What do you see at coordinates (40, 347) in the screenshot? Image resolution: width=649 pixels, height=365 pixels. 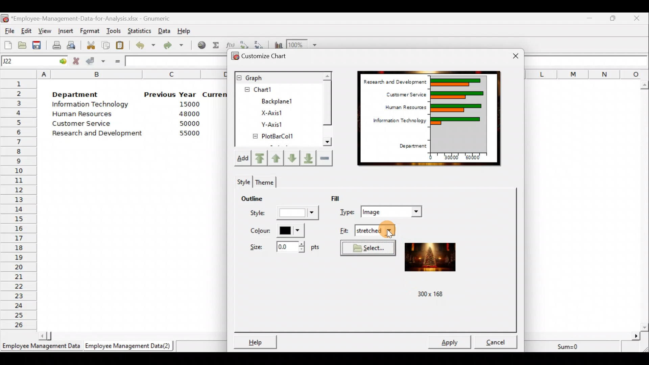 I see `Employee Management Data` at bounding box center [40, 347].